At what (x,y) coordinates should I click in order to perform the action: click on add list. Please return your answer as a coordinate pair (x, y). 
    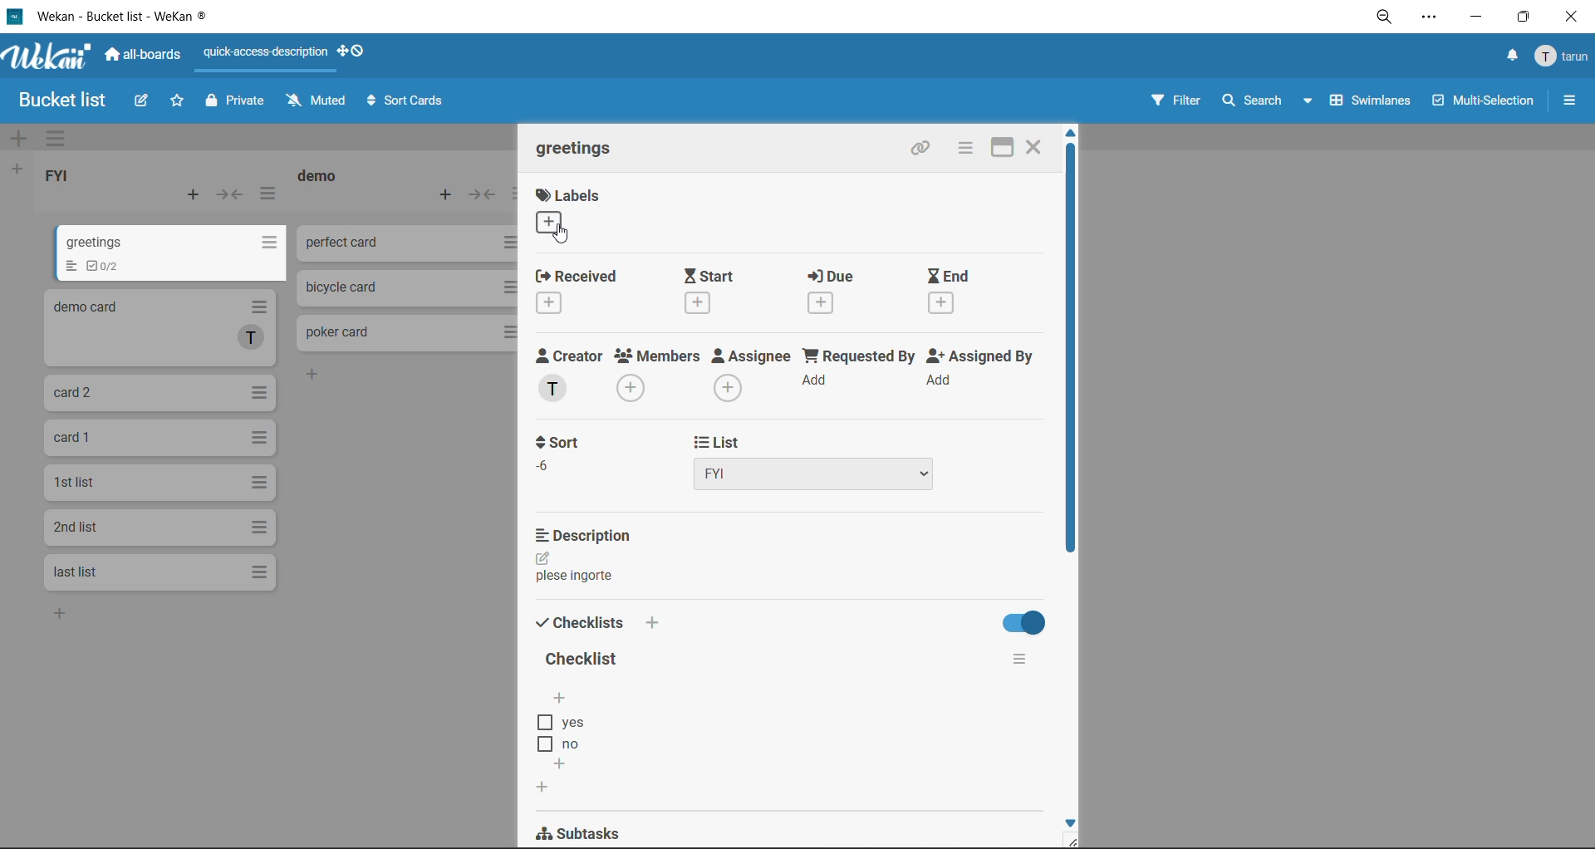
    Looking at the image, I should click on (18, 169).